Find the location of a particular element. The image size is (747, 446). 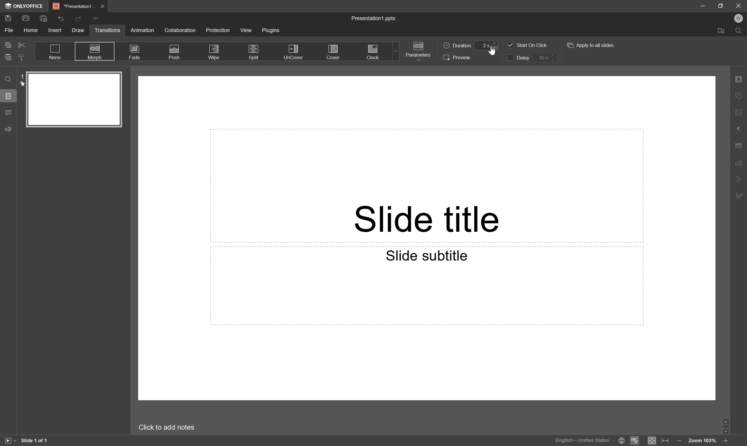

Checkbox is located at coordinates (509, 44).